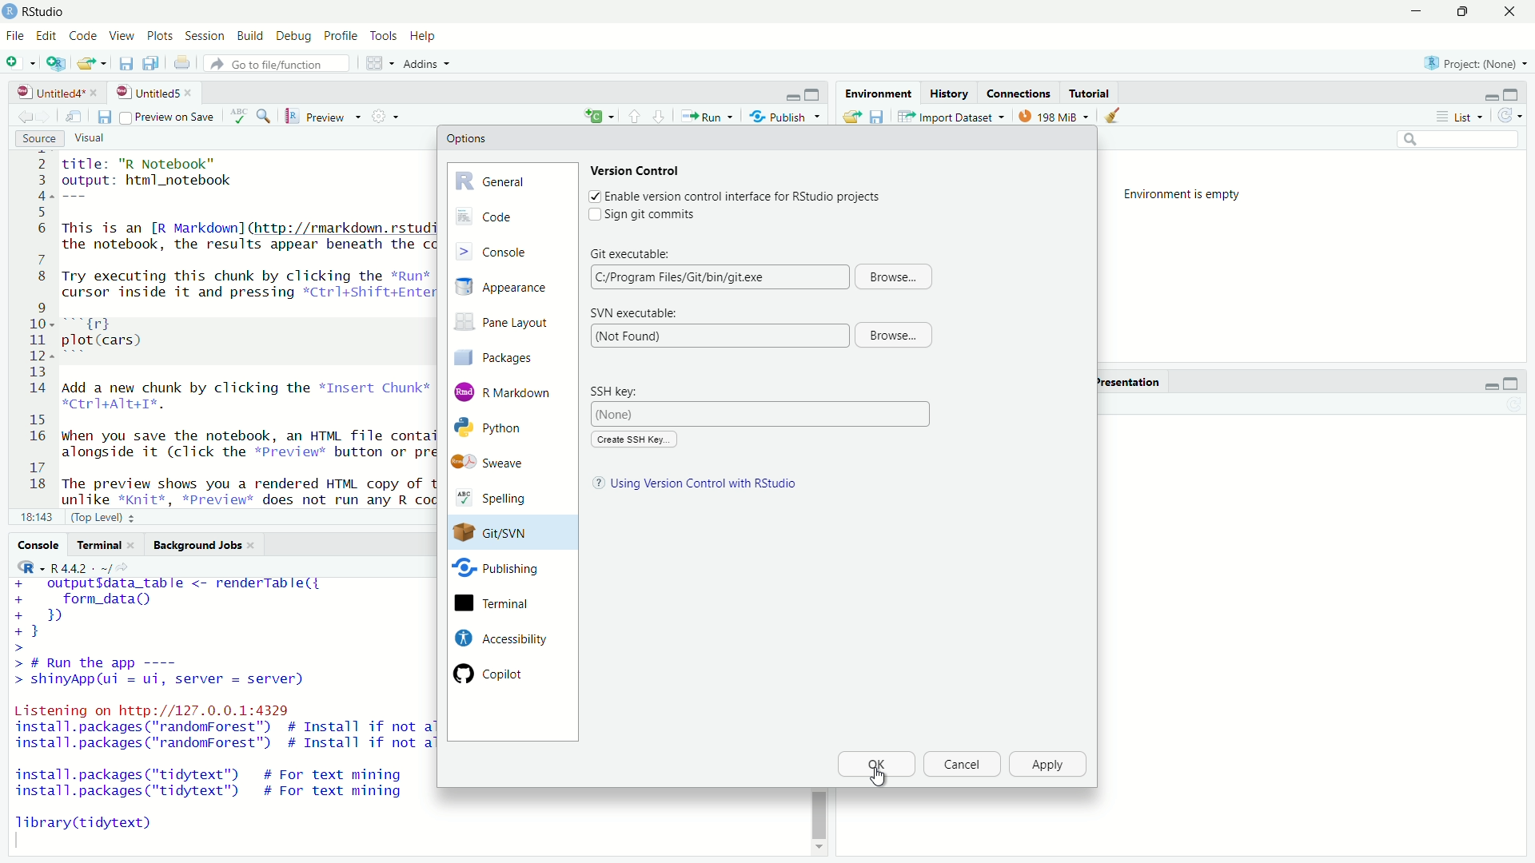 Image resolution: width=1535 pixels, height=863 pixels. Describe the element at coordinates (1188, 195) in the screenshot. I see `Environment is empty` at that location.